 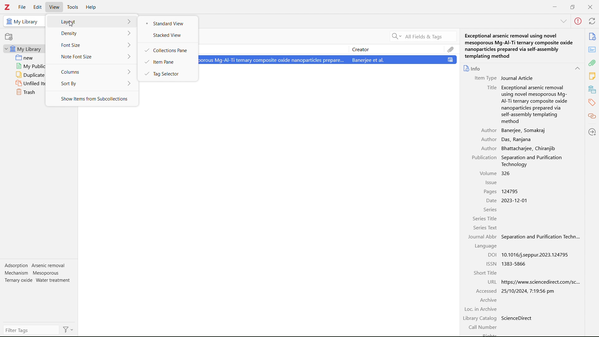 I want to click on help, so click(x=92, y=7).